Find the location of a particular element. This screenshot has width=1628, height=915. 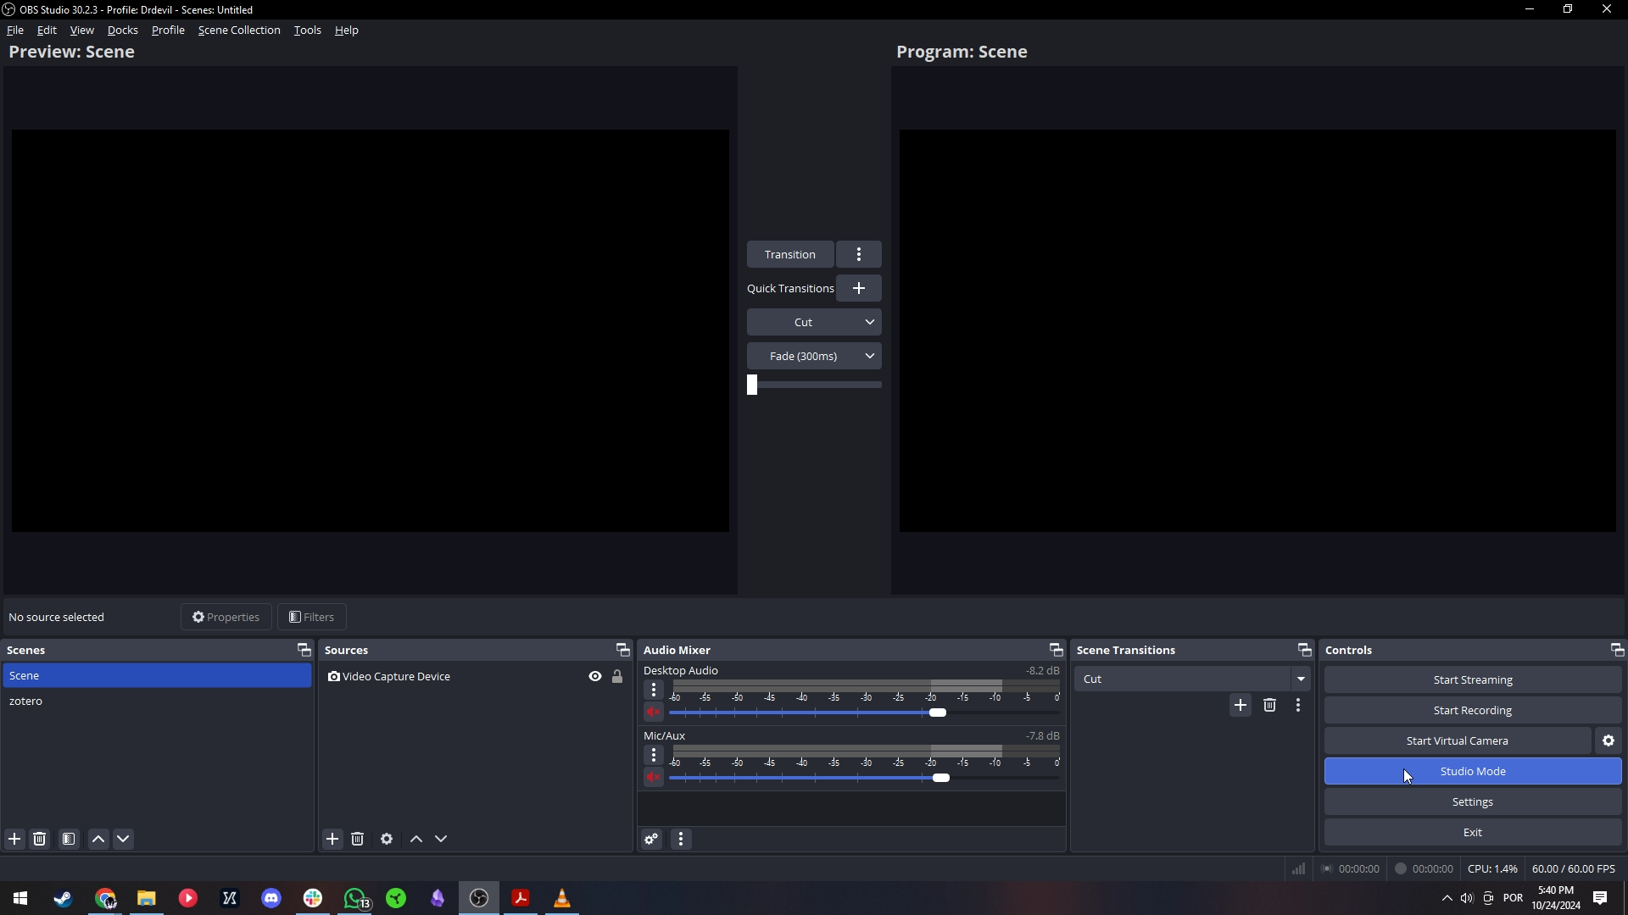

Connection quality is located at coordinates (1298, 868).